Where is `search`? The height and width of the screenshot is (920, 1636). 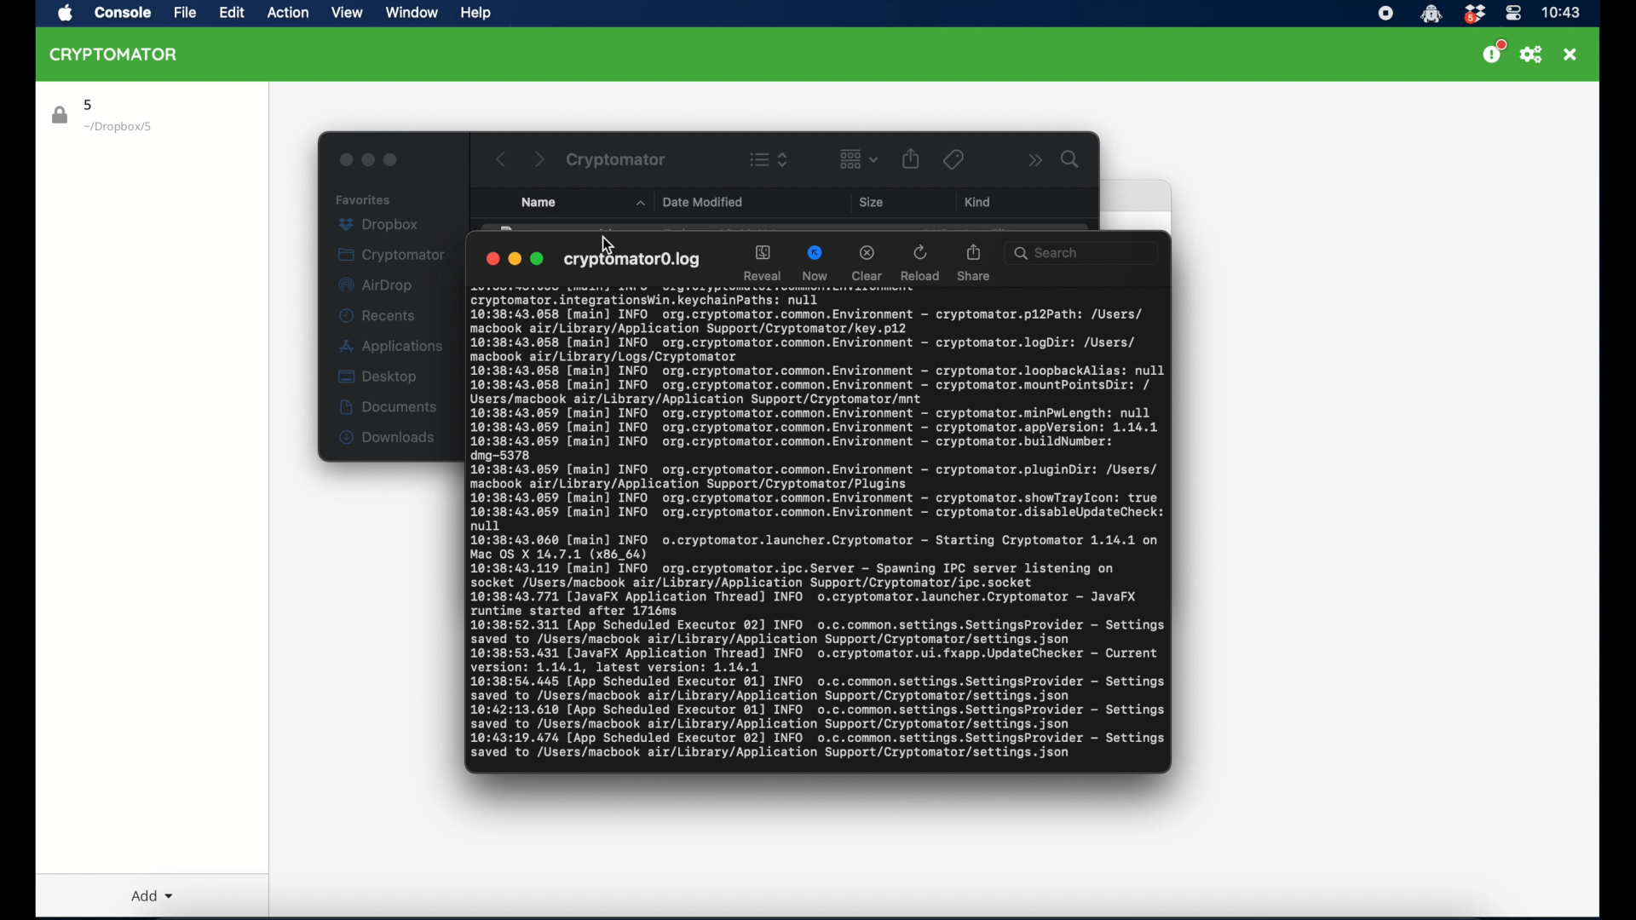
search is located at coordinates (1071, 159).